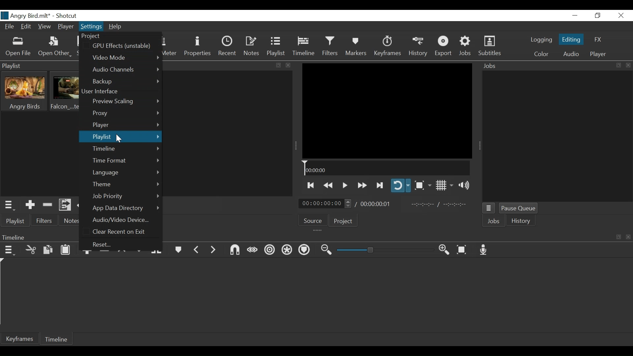  I want to click on History, so click(521, 221).